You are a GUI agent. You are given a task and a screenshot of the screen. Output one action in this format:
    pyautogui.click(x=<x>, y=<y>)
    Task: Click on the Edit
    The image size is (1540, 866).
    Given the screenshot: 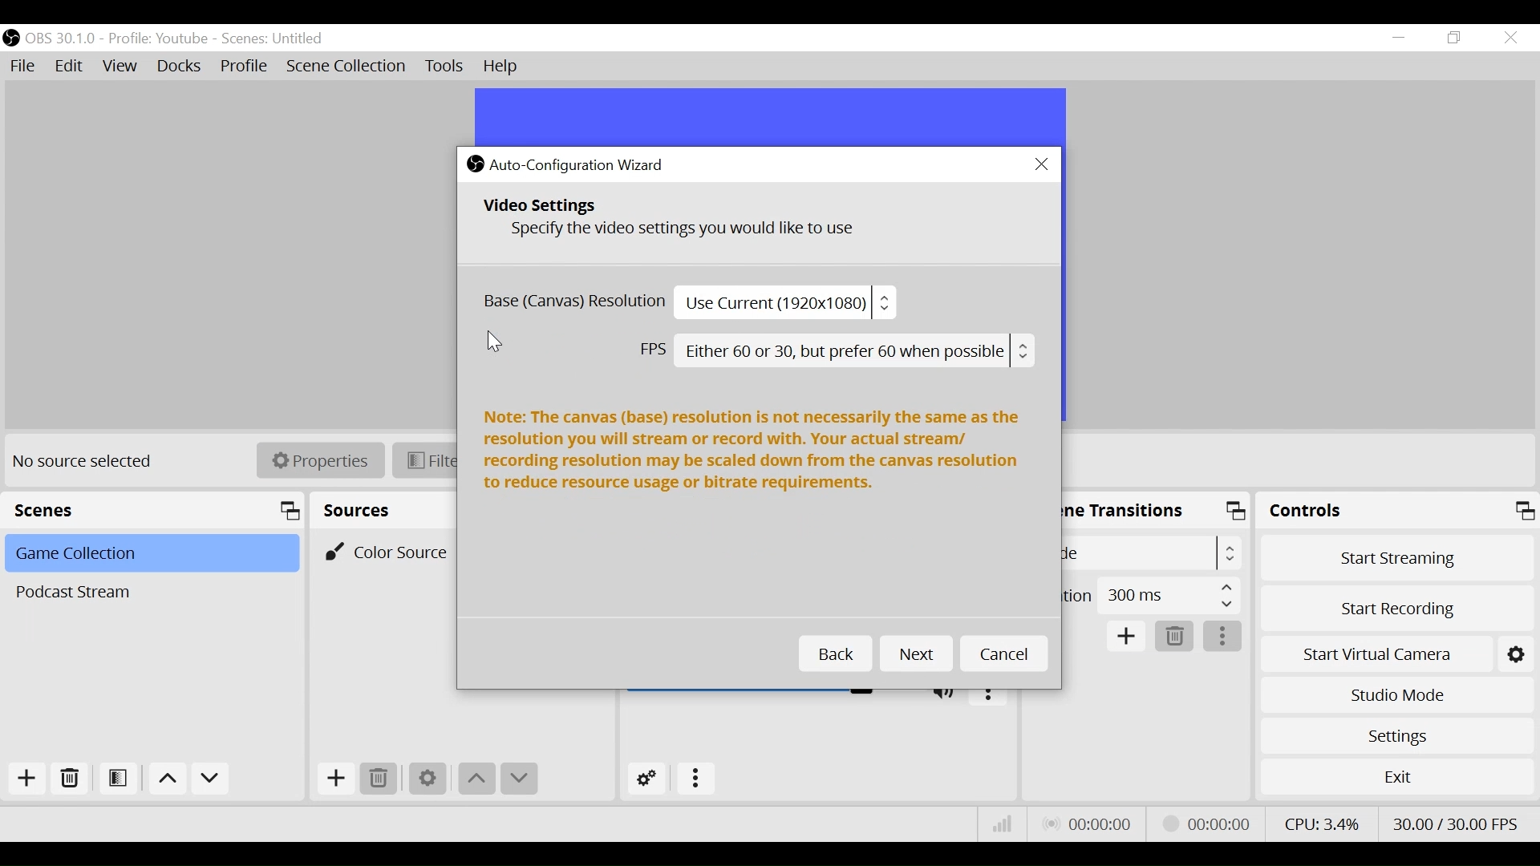 What is the action you would take?
    pyautogui.click(x=71, y=68)
    